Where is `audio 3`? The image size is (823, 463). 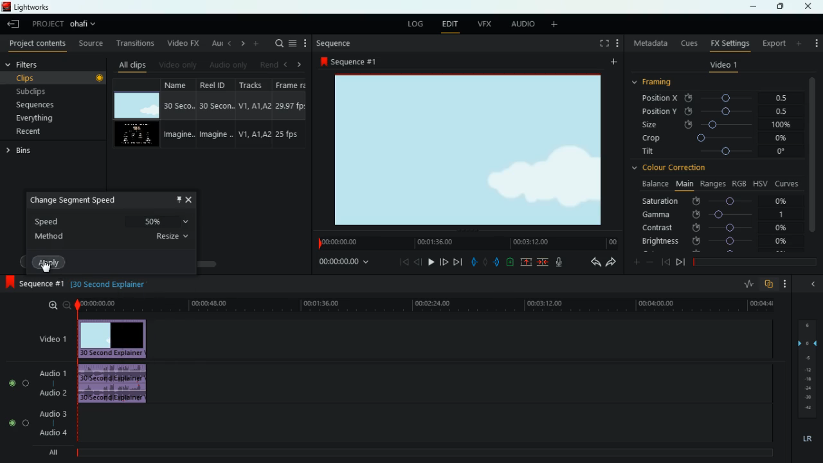
audio 3 is located at coordinates (50, 413).